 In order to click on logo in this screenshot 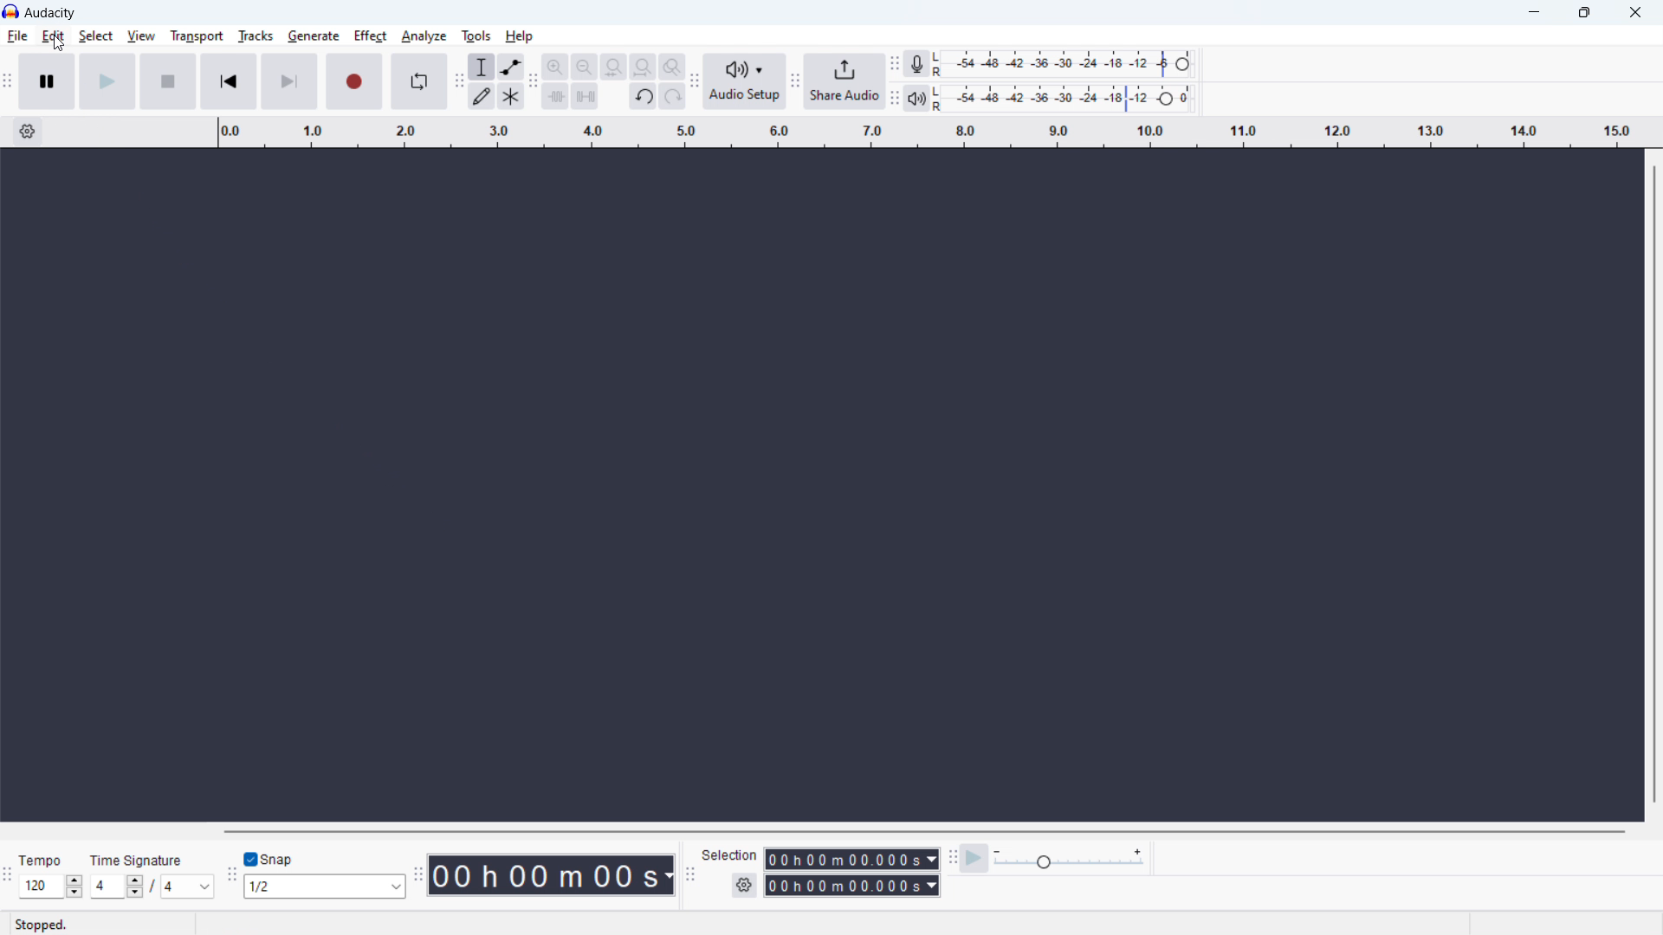, I will do `click(11, 11)`.